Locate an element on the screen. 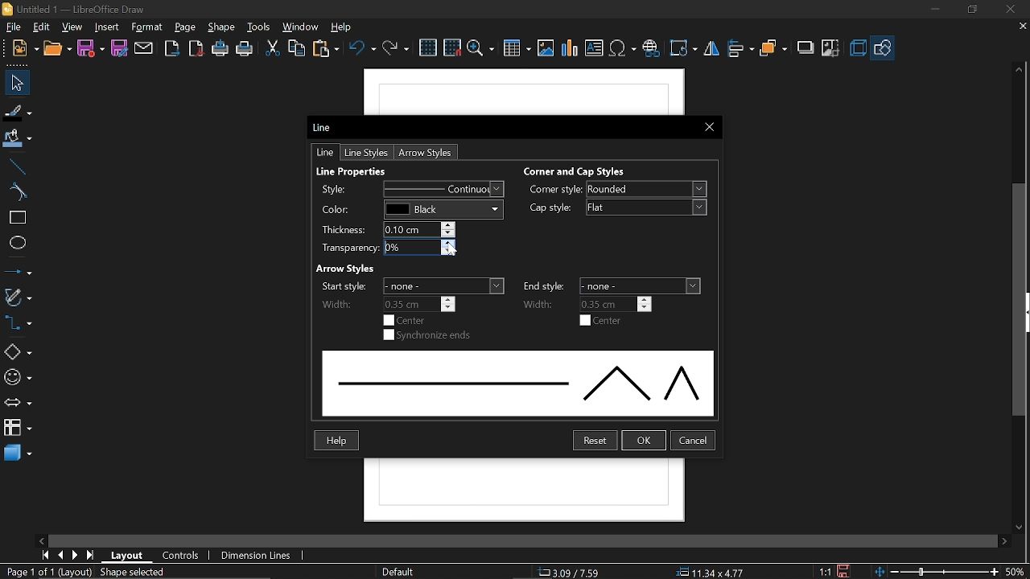 Image resolution: width=1030 pixels, height=579 pixels. go to first page is located at coordinates (43, 556).